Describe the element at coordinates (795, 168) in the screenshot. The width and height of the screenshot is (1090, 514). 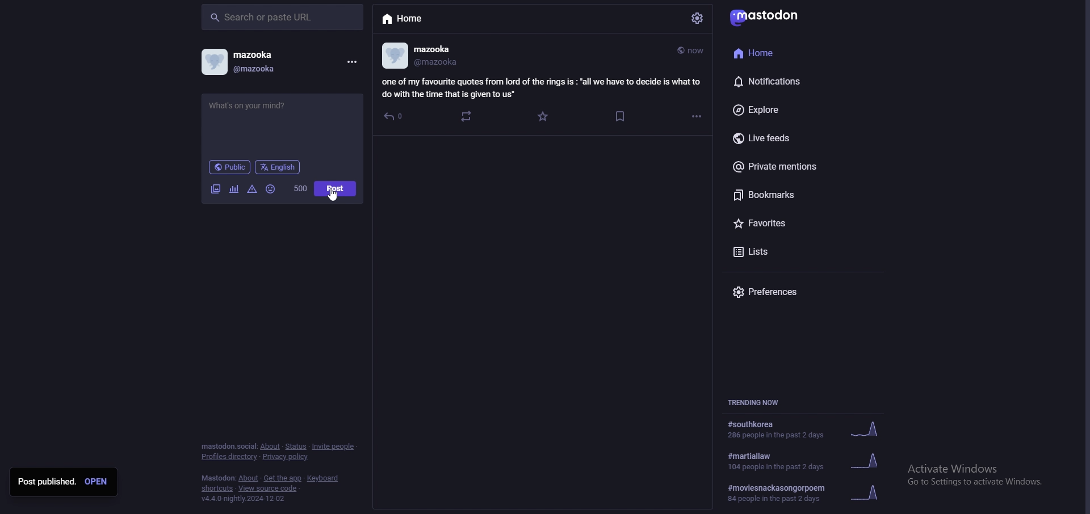
I see `private mentions` at that location.